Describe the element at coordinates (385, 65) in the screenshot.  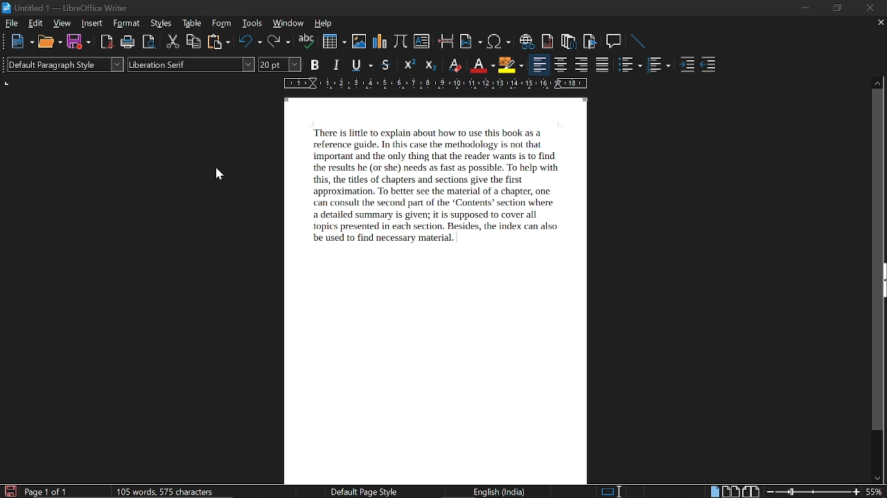
I see `strikethrough` at that location.